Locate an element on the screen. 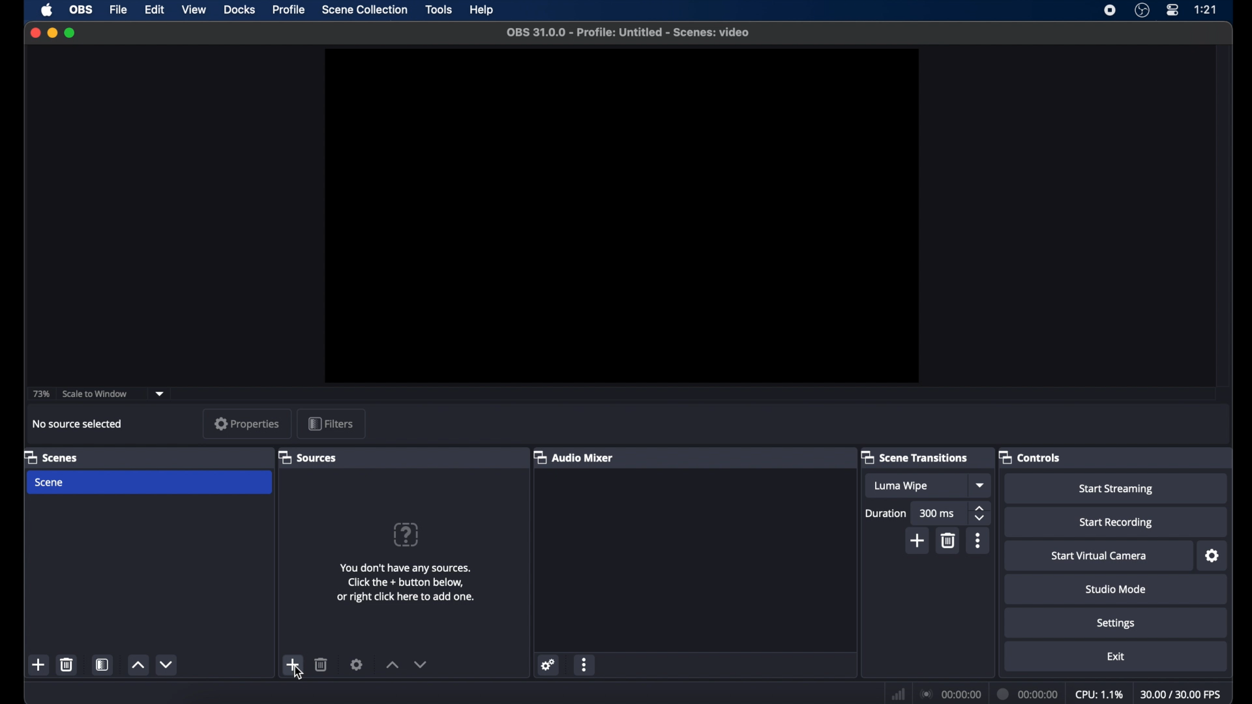 The height and width of the screenshot is (704, 1252). control center is located at coordinates (1173, 10).